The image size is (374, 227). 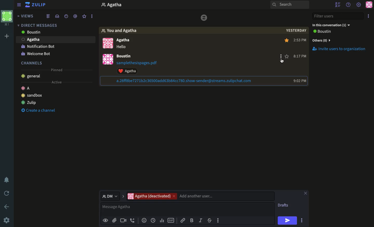 I want to click on Refresh, so click(x=8, y=193).